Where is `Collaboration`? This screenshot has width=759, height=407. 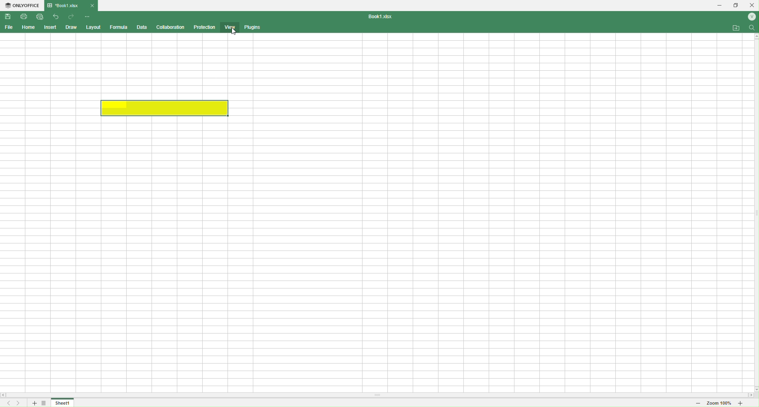
Collaboration is located at coordinates (169, 27).